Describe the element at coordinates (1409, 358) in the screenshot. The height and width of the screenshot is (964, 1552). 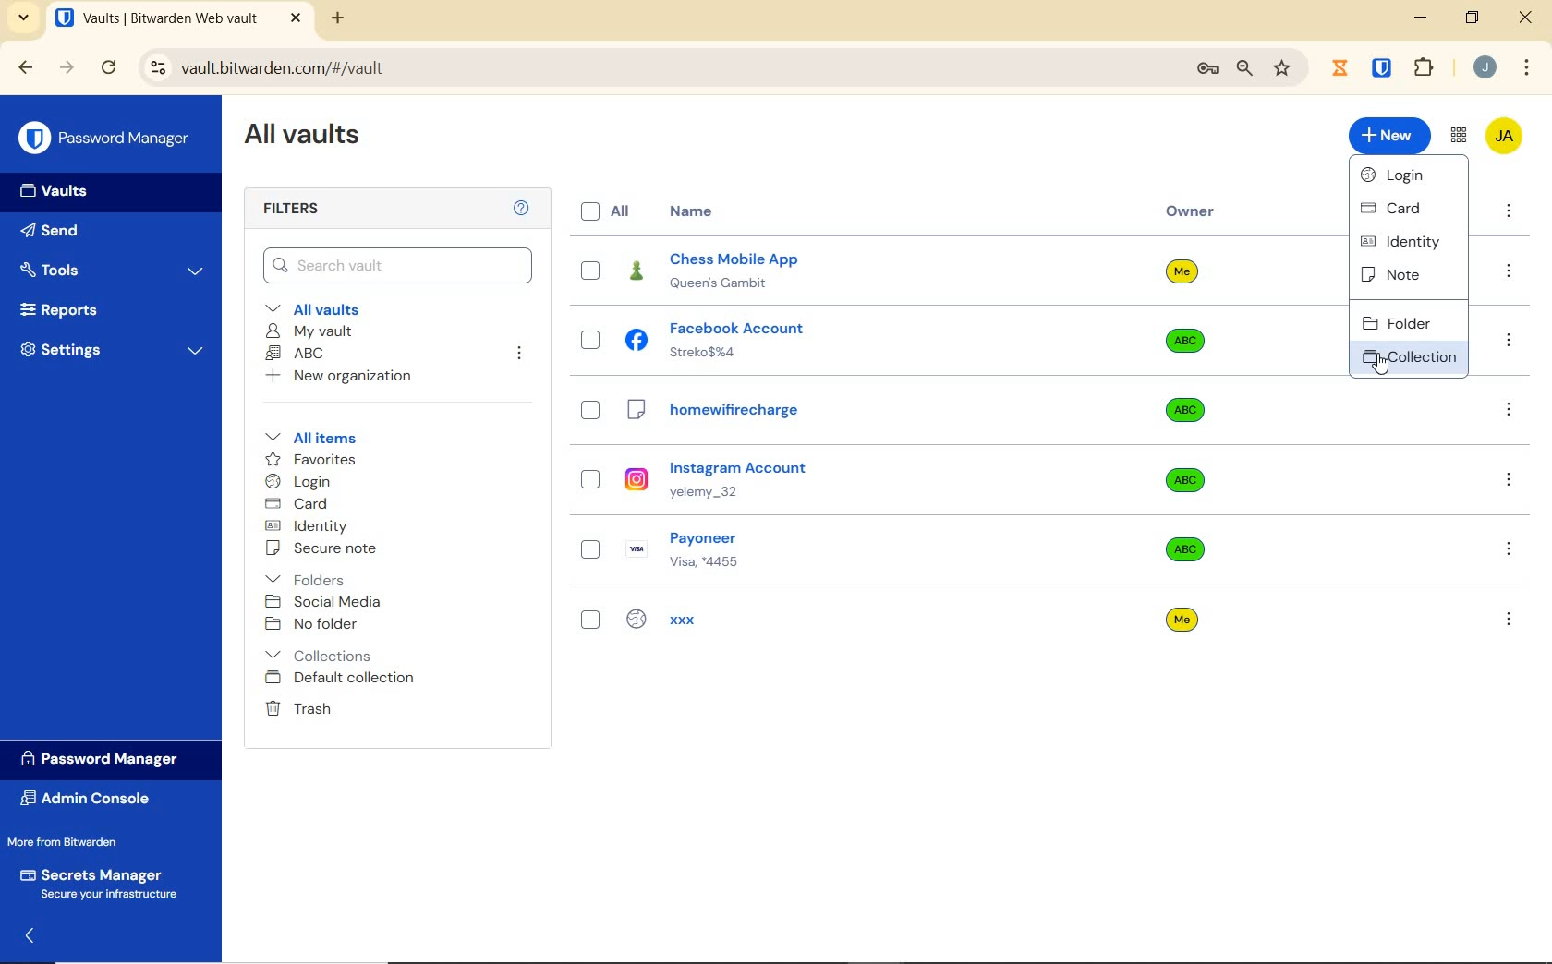
I see `collection` at that location.